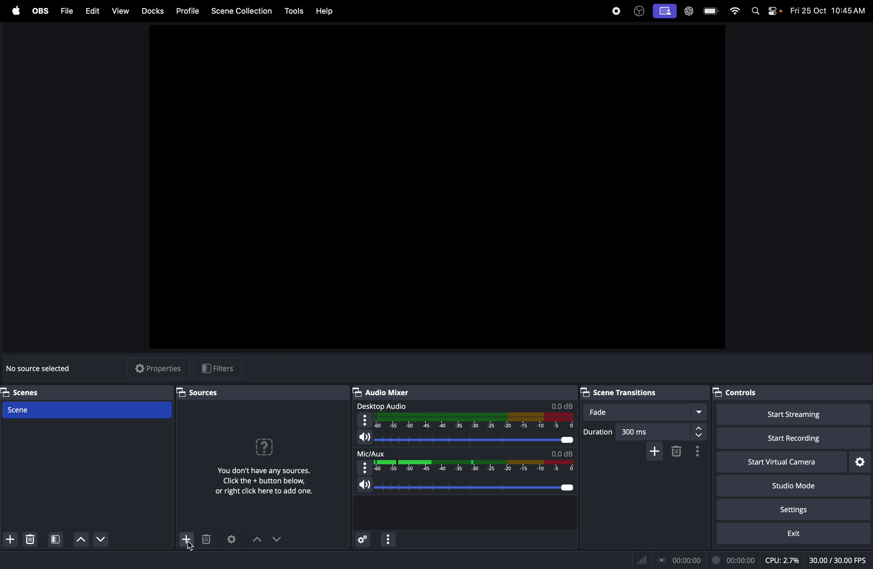 This screenshot has height=569, width=873. I want to click on record, so click(616, 11).